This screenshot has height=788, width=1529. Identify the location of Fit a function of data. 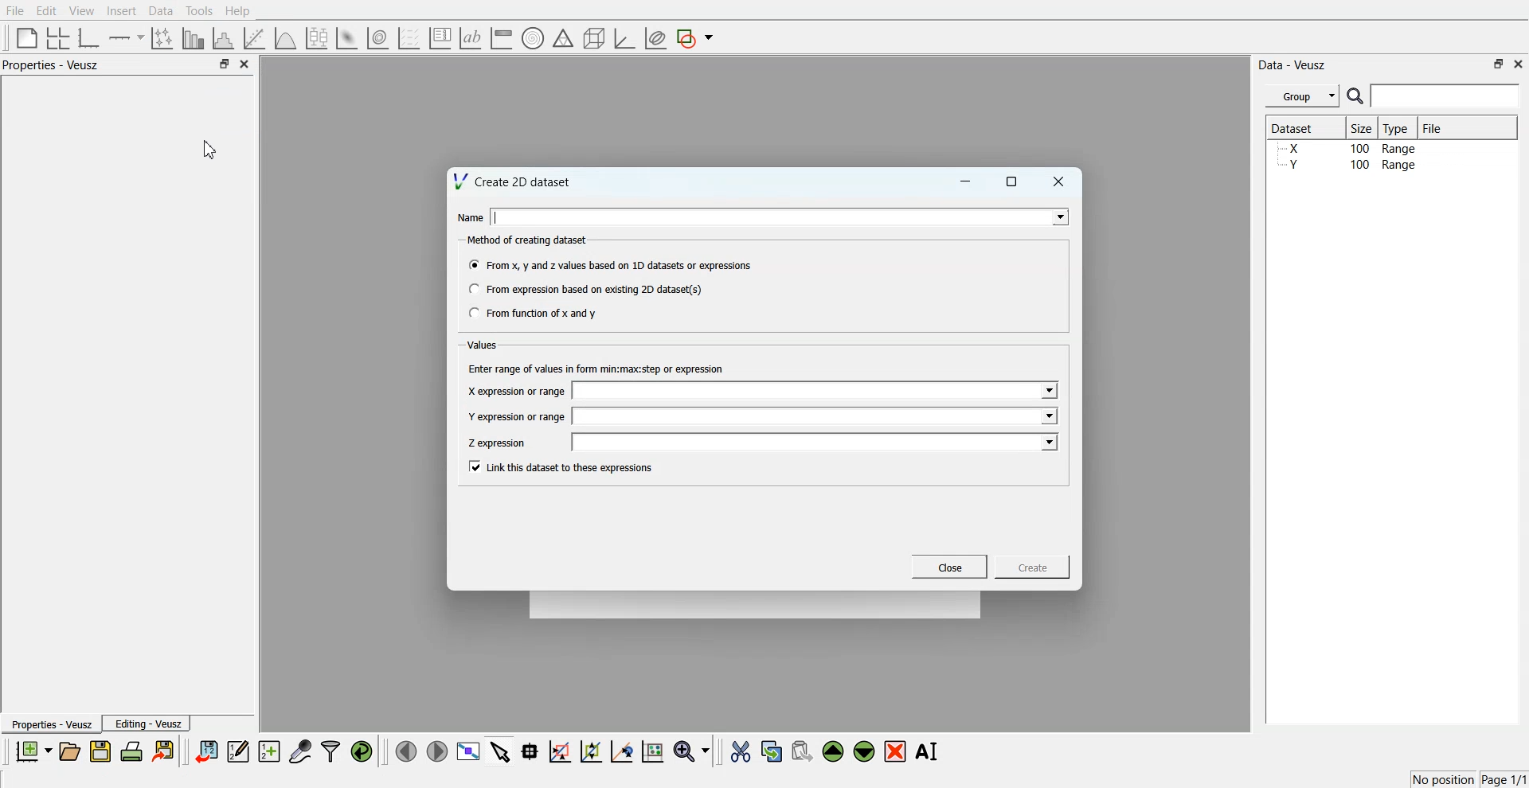
(253, 38).